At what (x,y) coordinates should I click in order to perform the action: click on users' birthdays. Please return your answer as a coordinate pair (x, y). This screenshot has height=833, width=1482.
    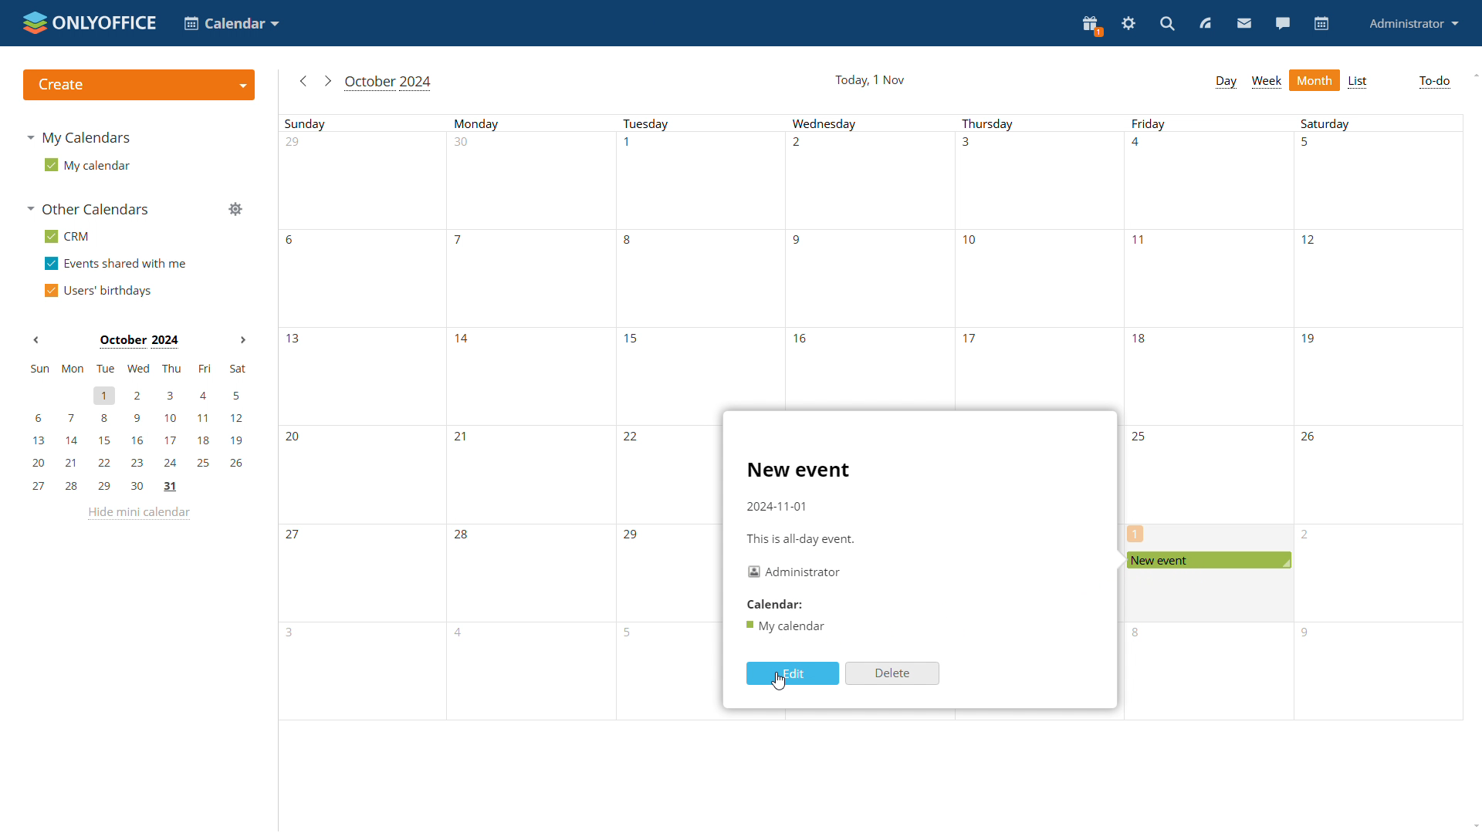
    Looking at the image, I should click on (102, 290).